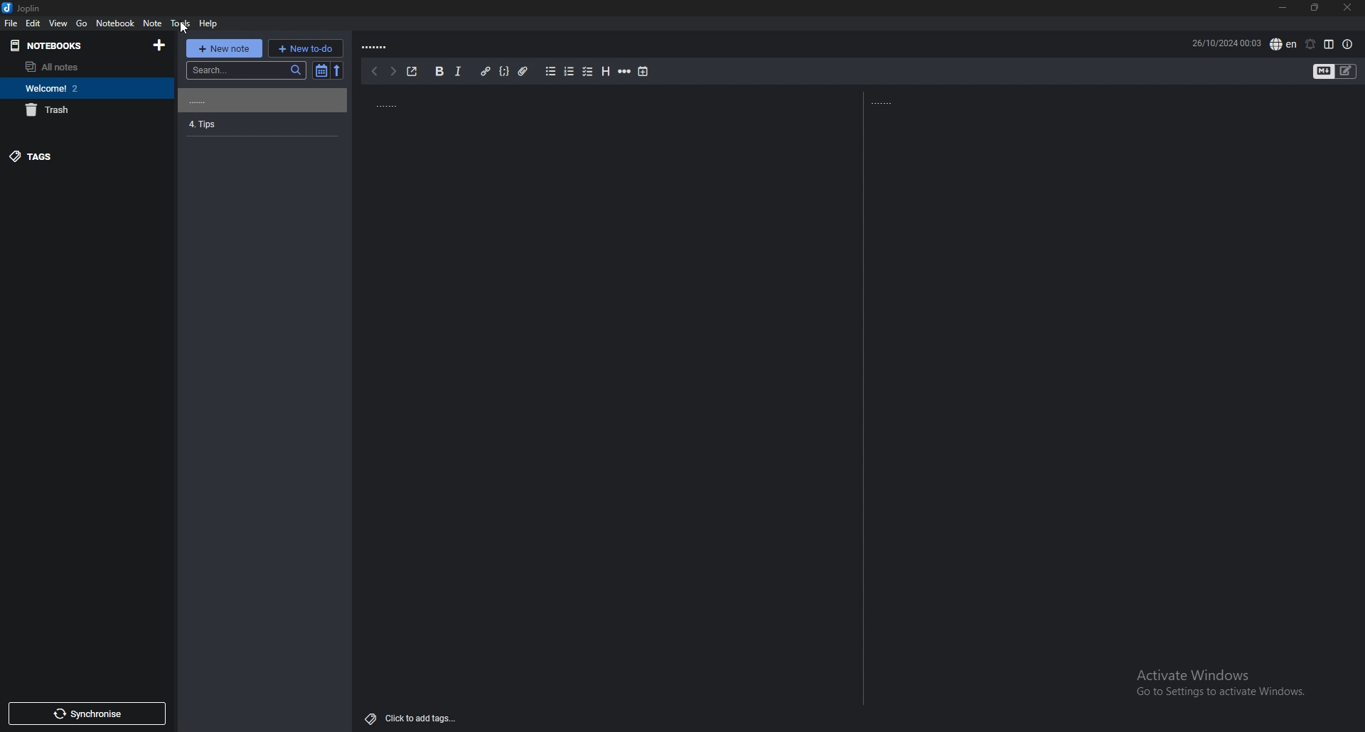  Describe the element at coordinates (1347, 8) in the screenshot. I see `close` at that location.